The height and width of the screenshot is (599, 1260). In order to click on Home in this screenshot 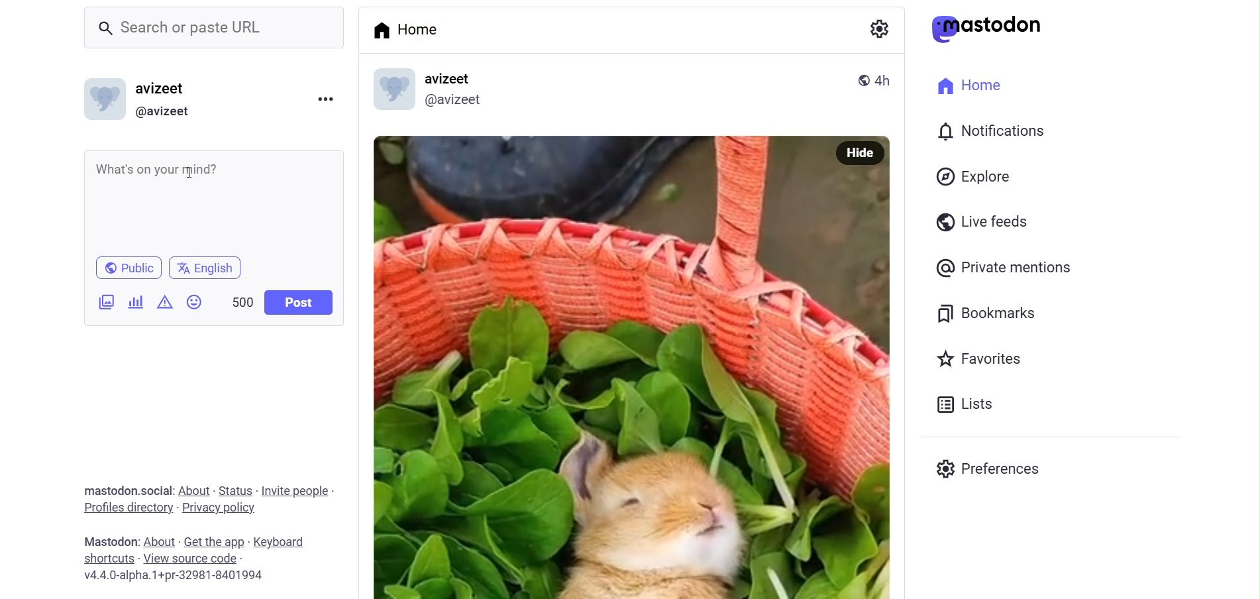, I will do `click(972, 85)`.